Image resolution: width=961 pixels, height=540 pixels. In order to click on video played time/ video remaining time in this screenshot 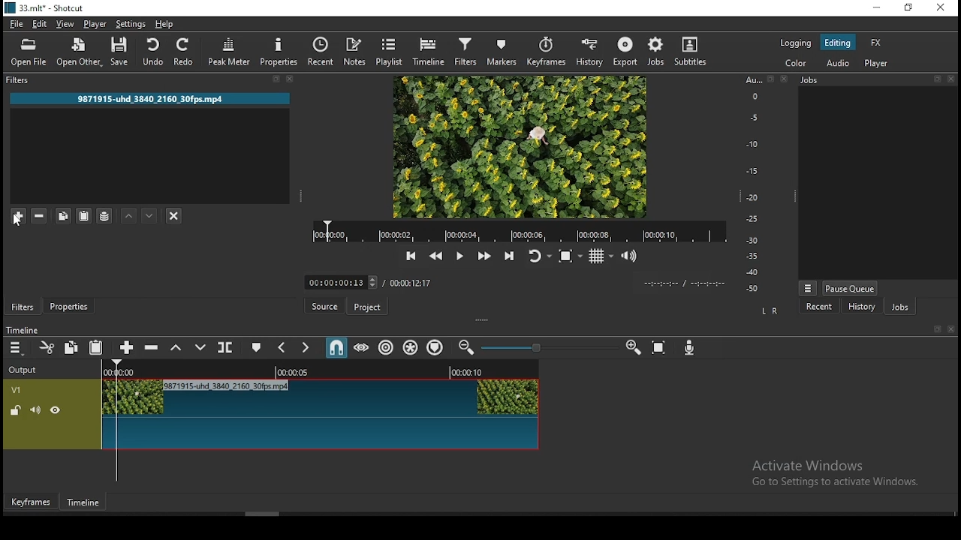, I will do `click(667, 283)`.